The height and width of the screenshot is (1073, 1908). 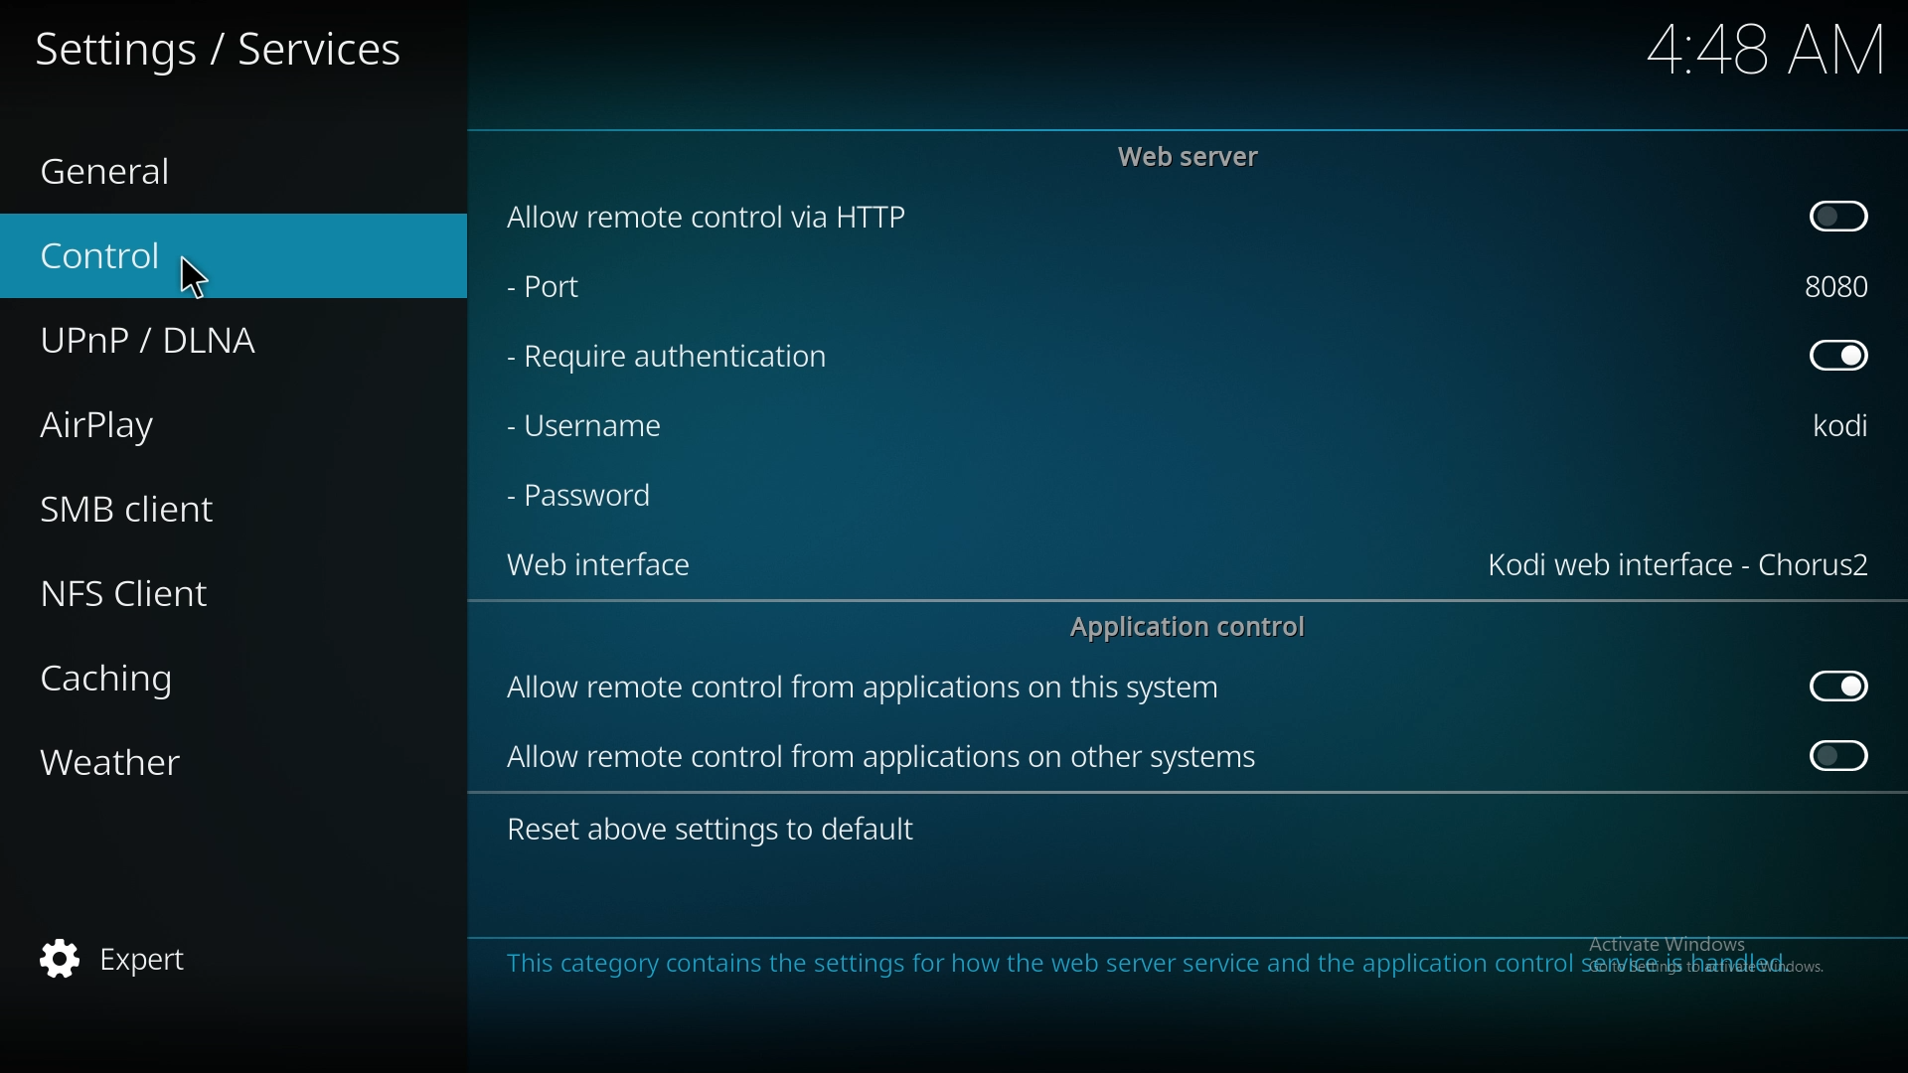 What do you see at coordinates (599, 431) in the screenshot?
I see `username` at bounding box center [599, 431].